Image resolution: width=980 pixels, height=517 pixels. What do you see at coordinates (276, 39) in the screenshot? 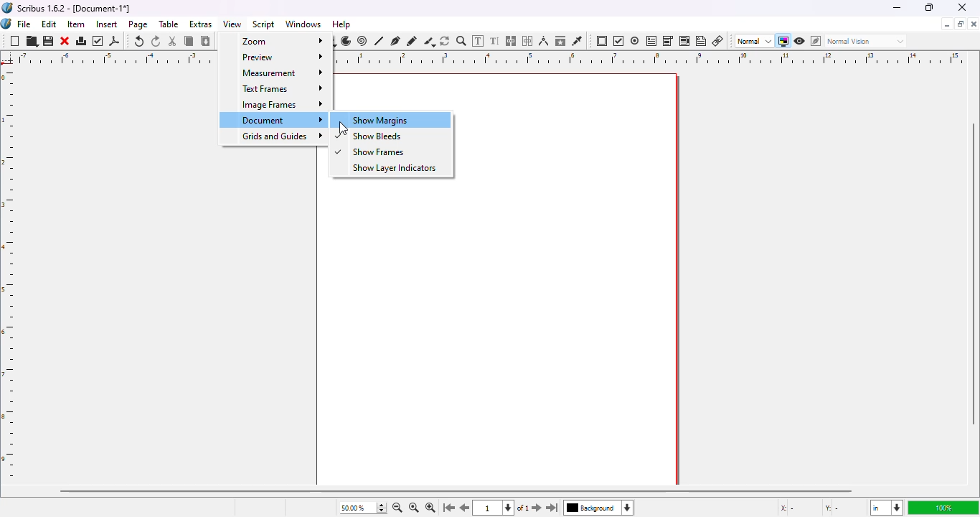
I see `zoom` at bounding box center [276, 39].